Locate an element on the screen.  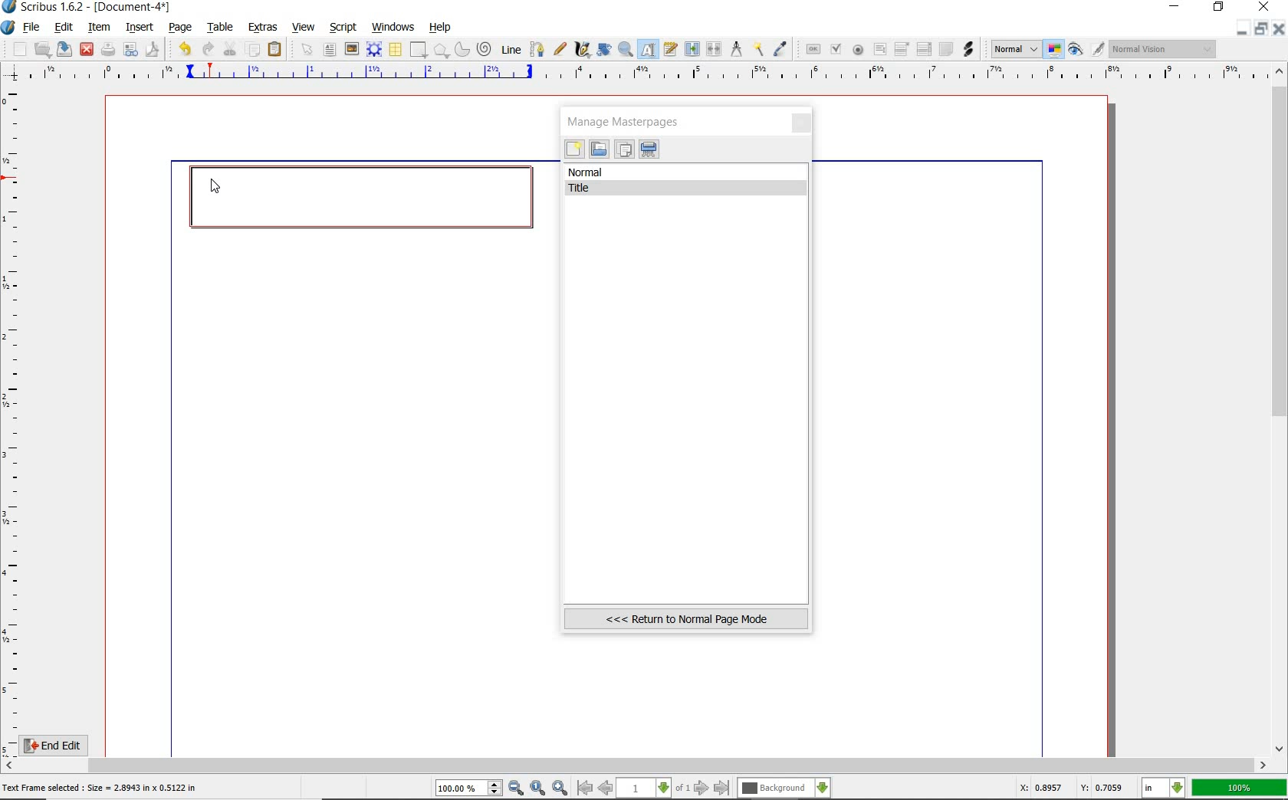
Normal Vision is located at coordinates (1164, 51).